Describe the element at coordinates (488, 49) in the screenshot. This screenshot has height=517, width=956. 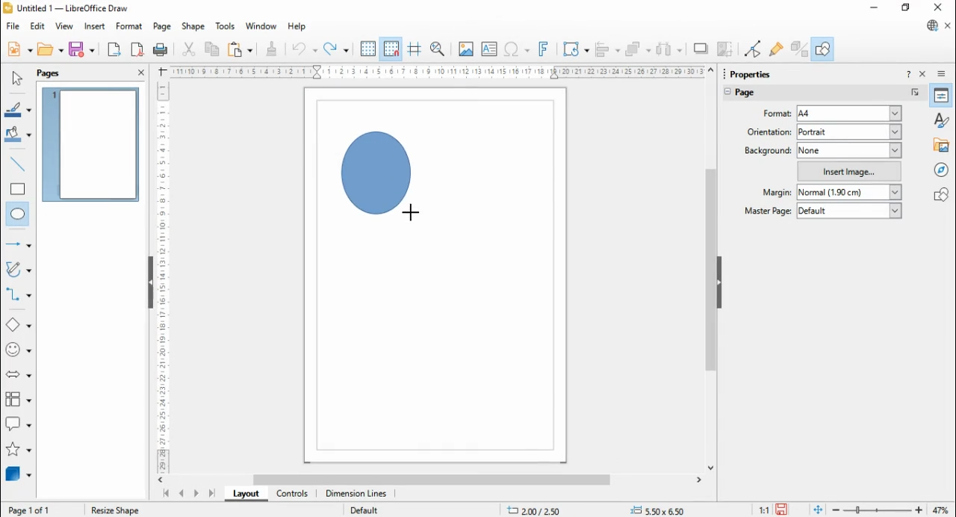
I see `insert text box` at that location.